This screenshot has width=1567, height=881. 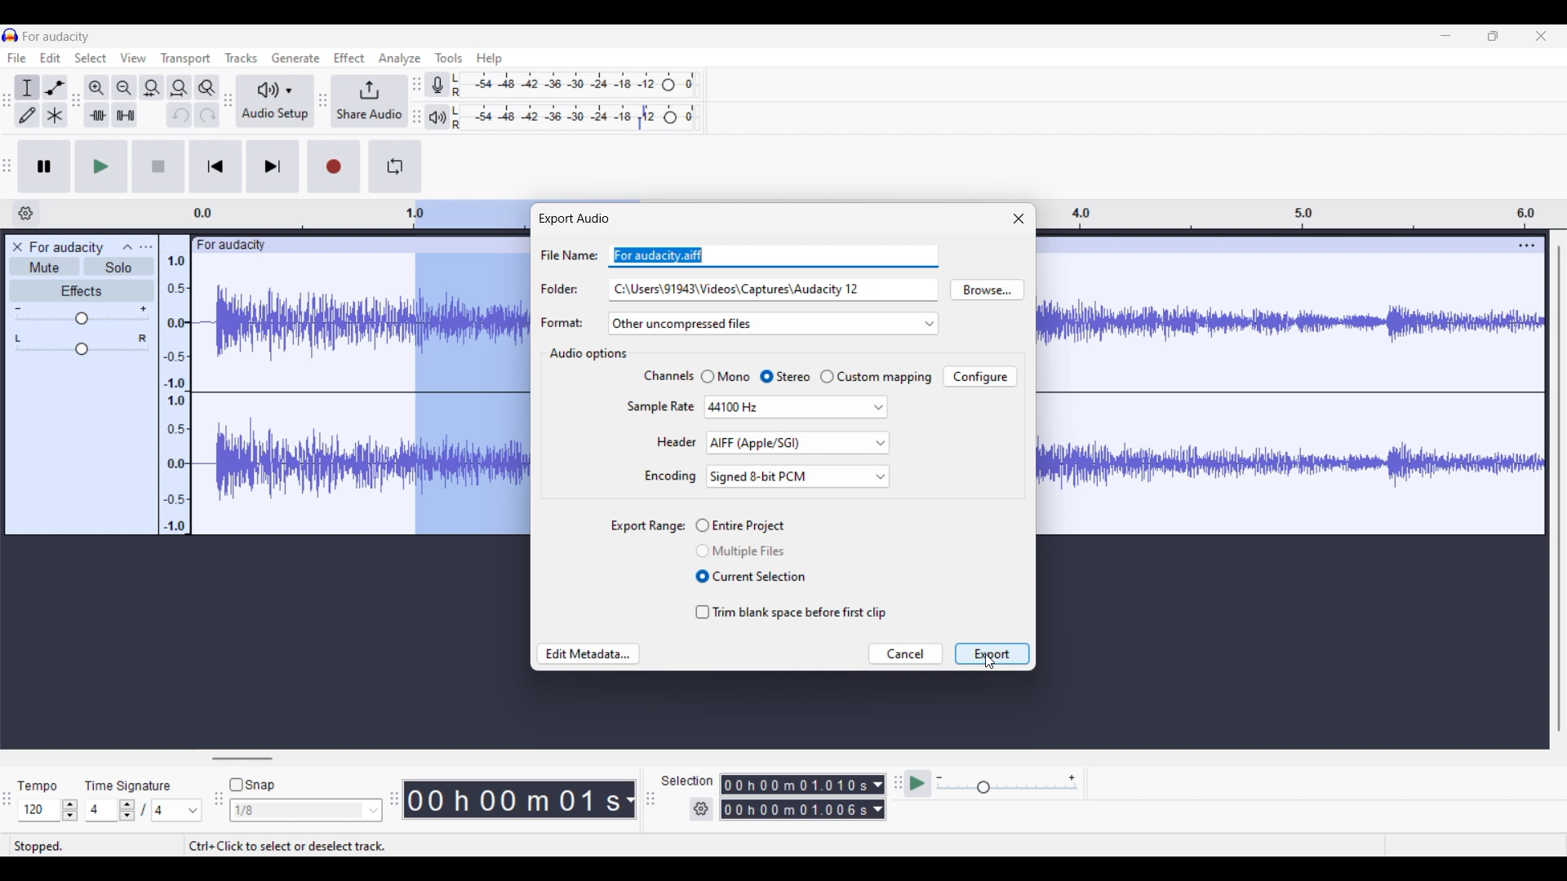 I want to click on Tracks menu, so click(x=242, y=57).